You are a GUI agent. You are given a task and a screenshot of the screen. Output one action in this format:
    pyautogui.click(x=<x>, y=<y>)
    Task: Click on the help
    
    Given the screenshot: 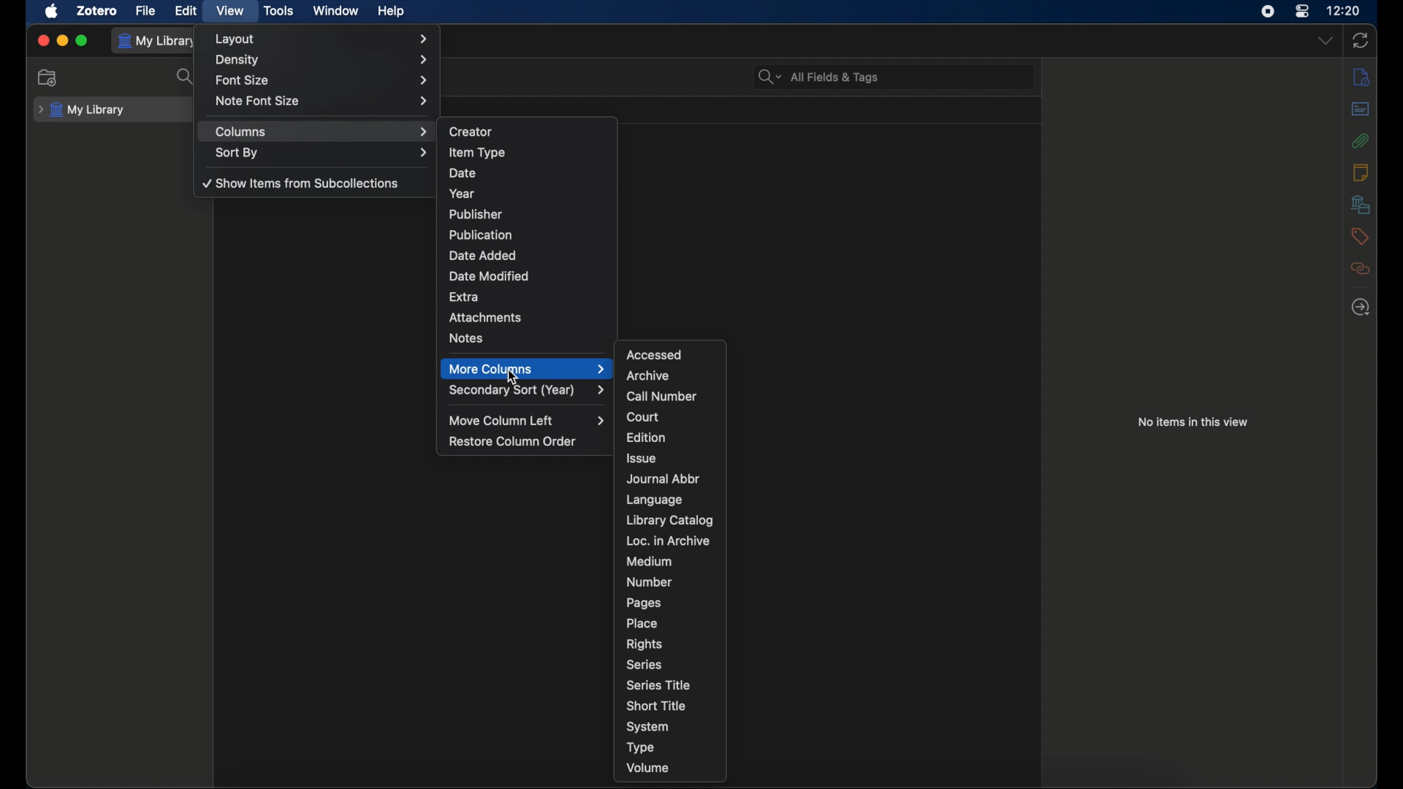 What is the action you would take?
    pyautogui.click(x=392, y=12)
    